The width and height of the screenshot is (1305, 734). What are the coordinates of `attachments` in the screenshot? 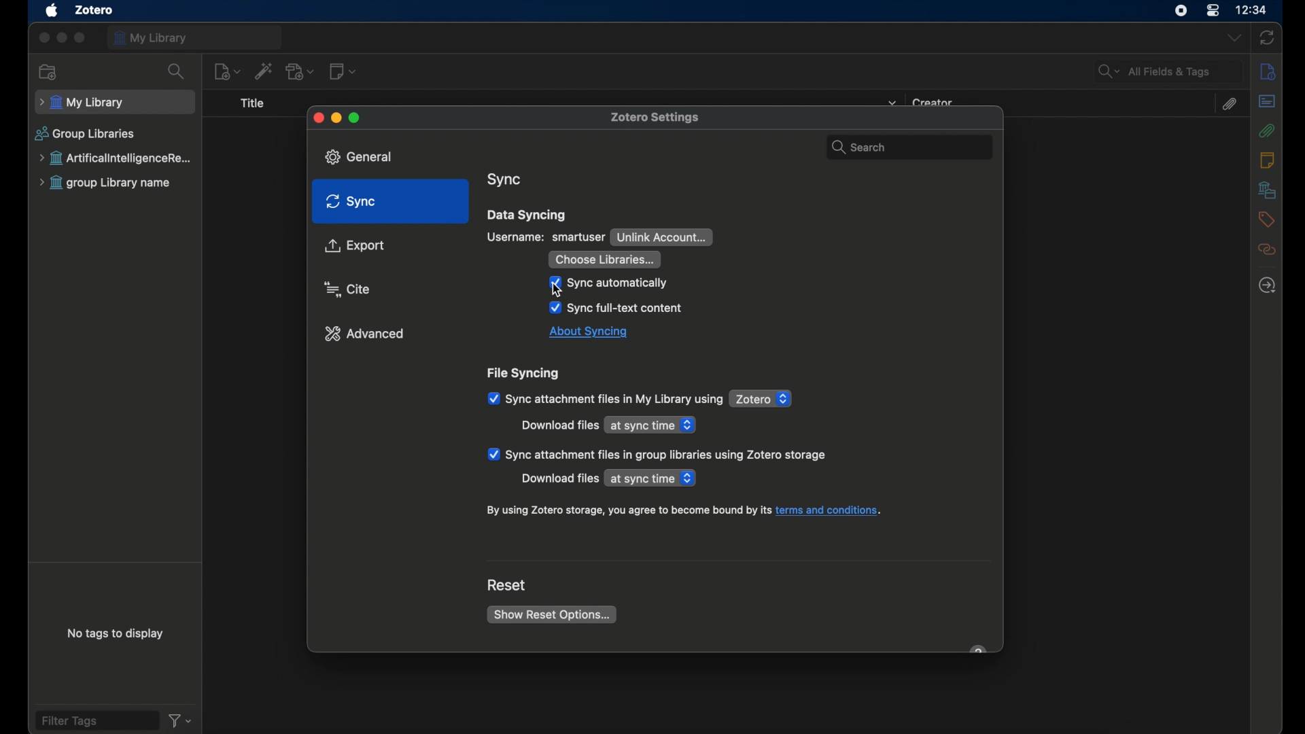 It's located at (1266, 130).